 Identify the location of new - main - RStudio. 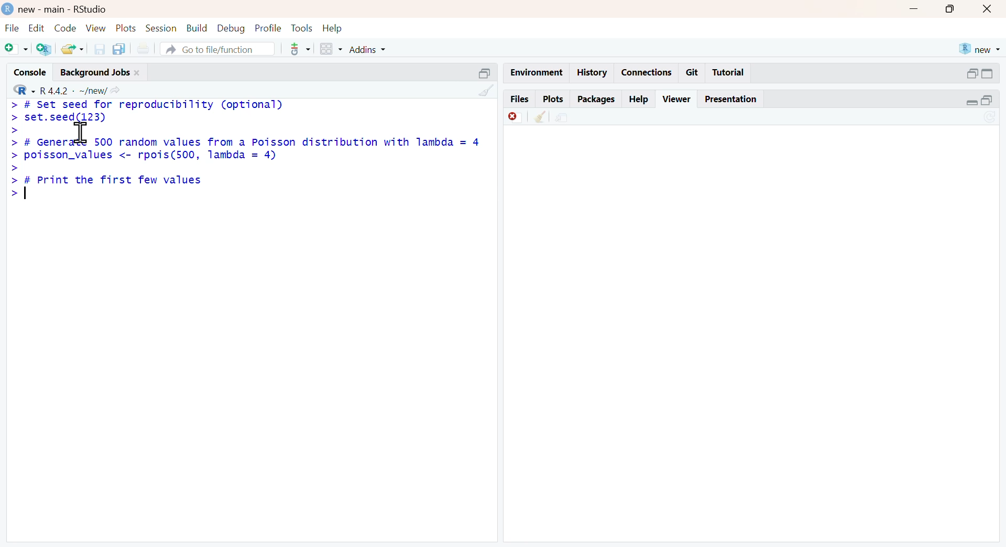
(62, 10).